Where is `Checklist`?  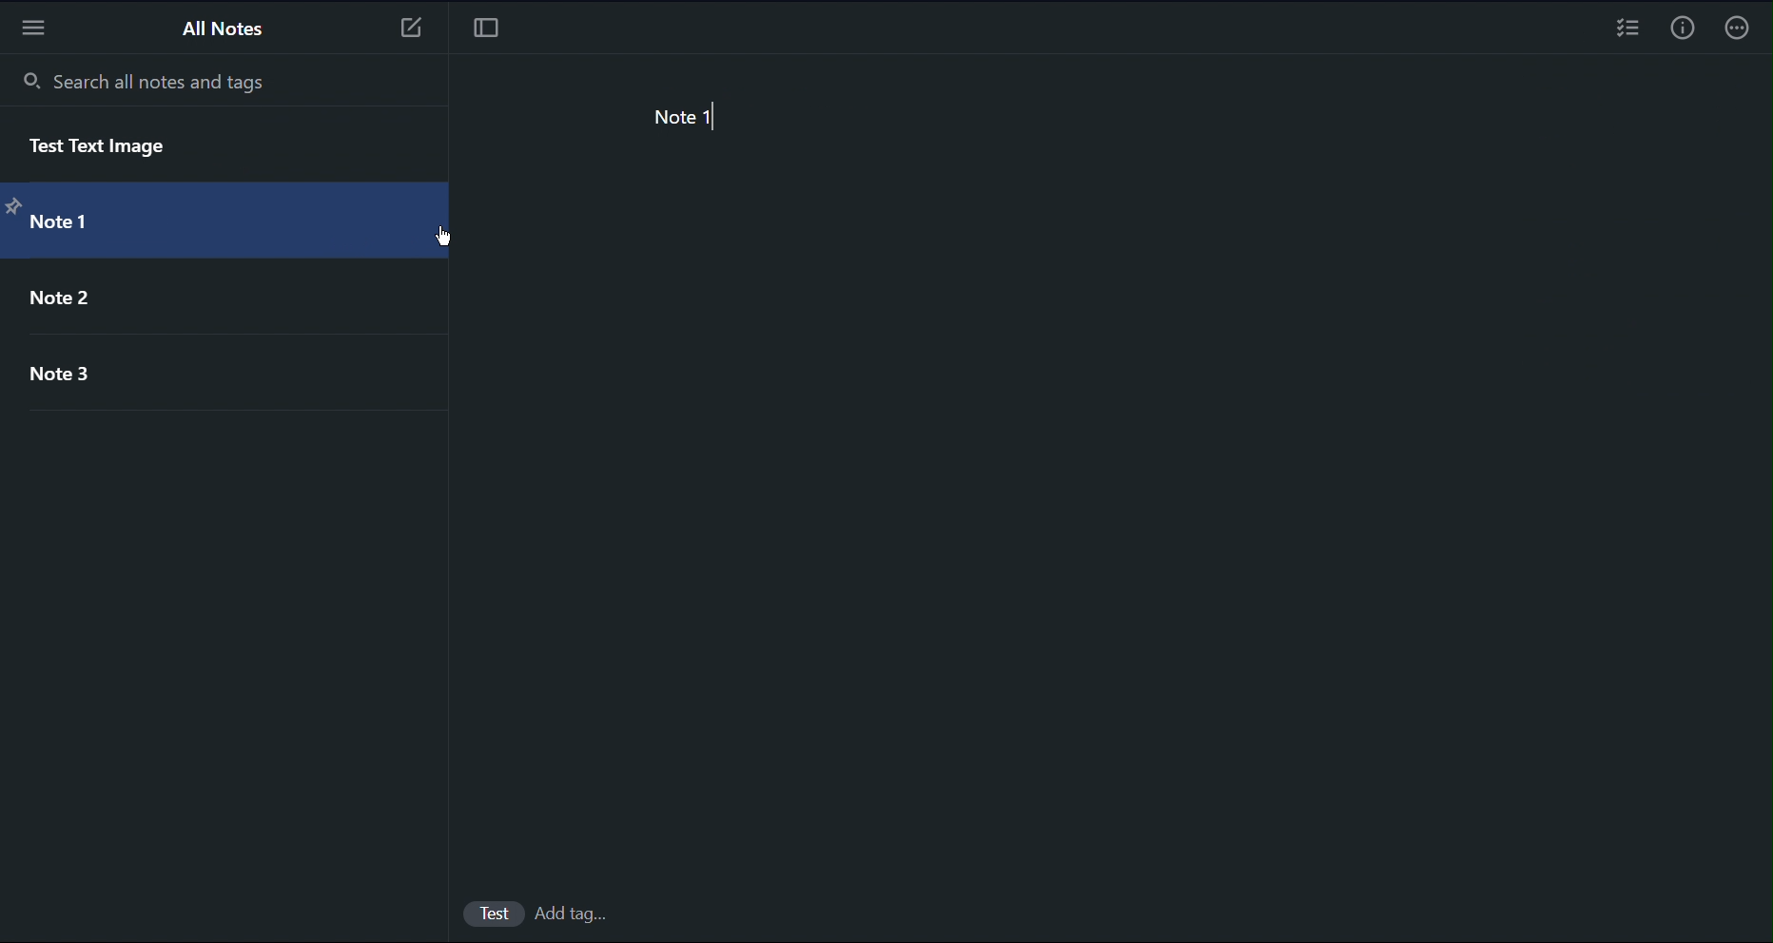
Checklist is located at coordinates (1627, 31).